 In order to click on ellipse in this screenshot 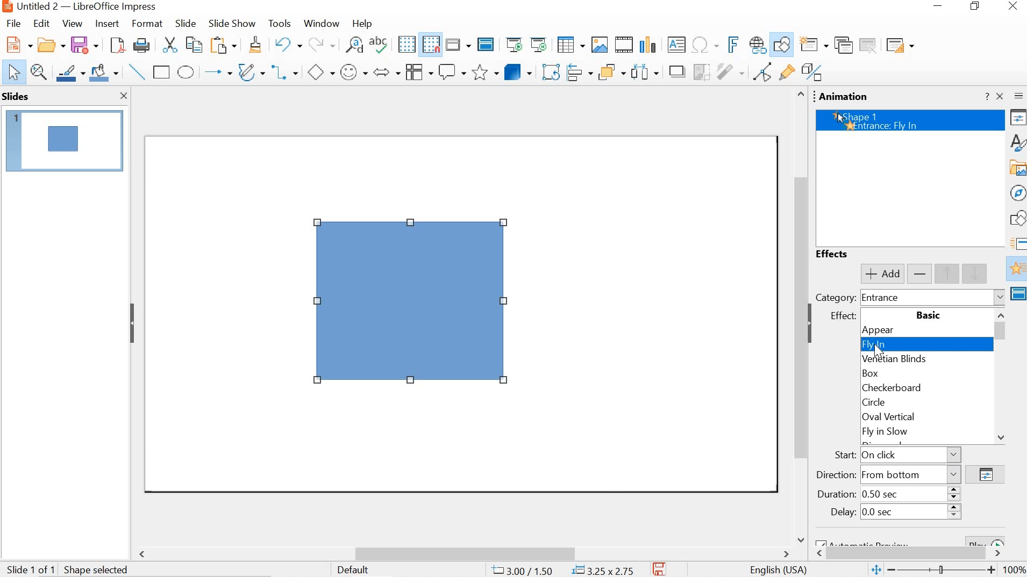, I will do `click(187, 72)`.